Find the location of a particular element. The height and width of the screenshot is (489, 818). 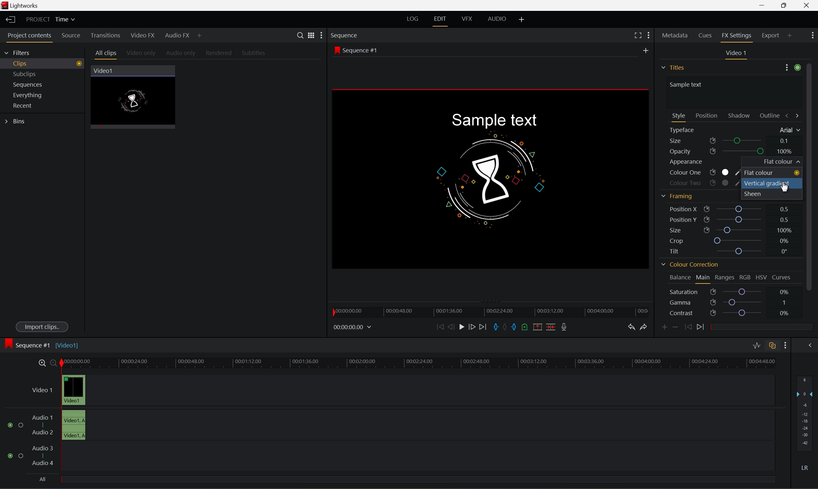

balance is located at coordinates (677, 276).